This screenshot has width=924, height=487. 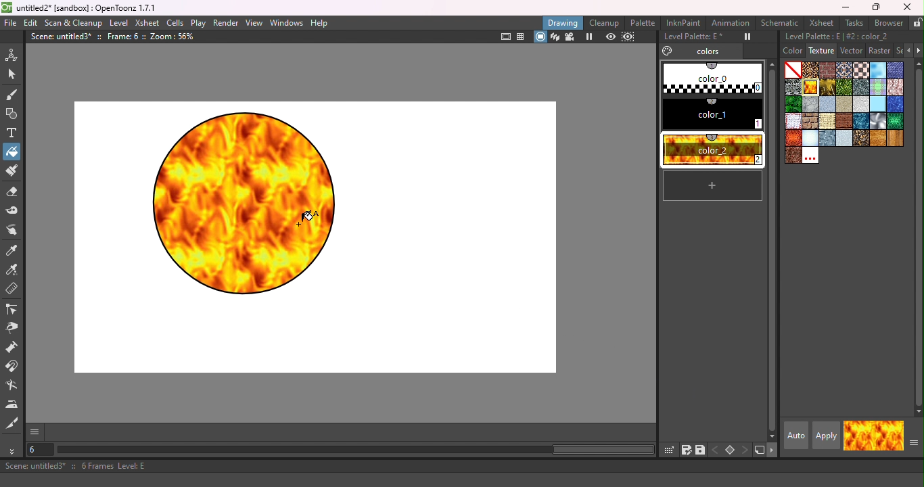 I want to click on Scan & Clenaup, so click(x=74, y=23).